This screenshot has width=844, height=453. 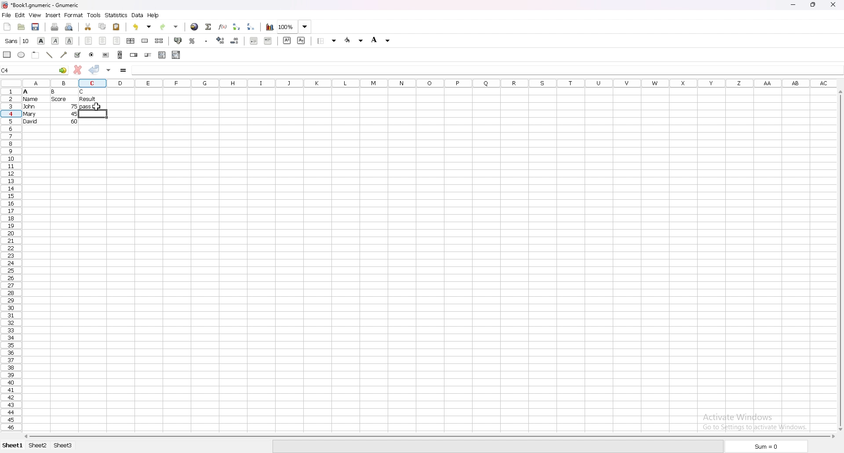 What do you see at coordinates (160, 41) in the screenshot?
I see `split merged cell` at bounding box center [160, 41].